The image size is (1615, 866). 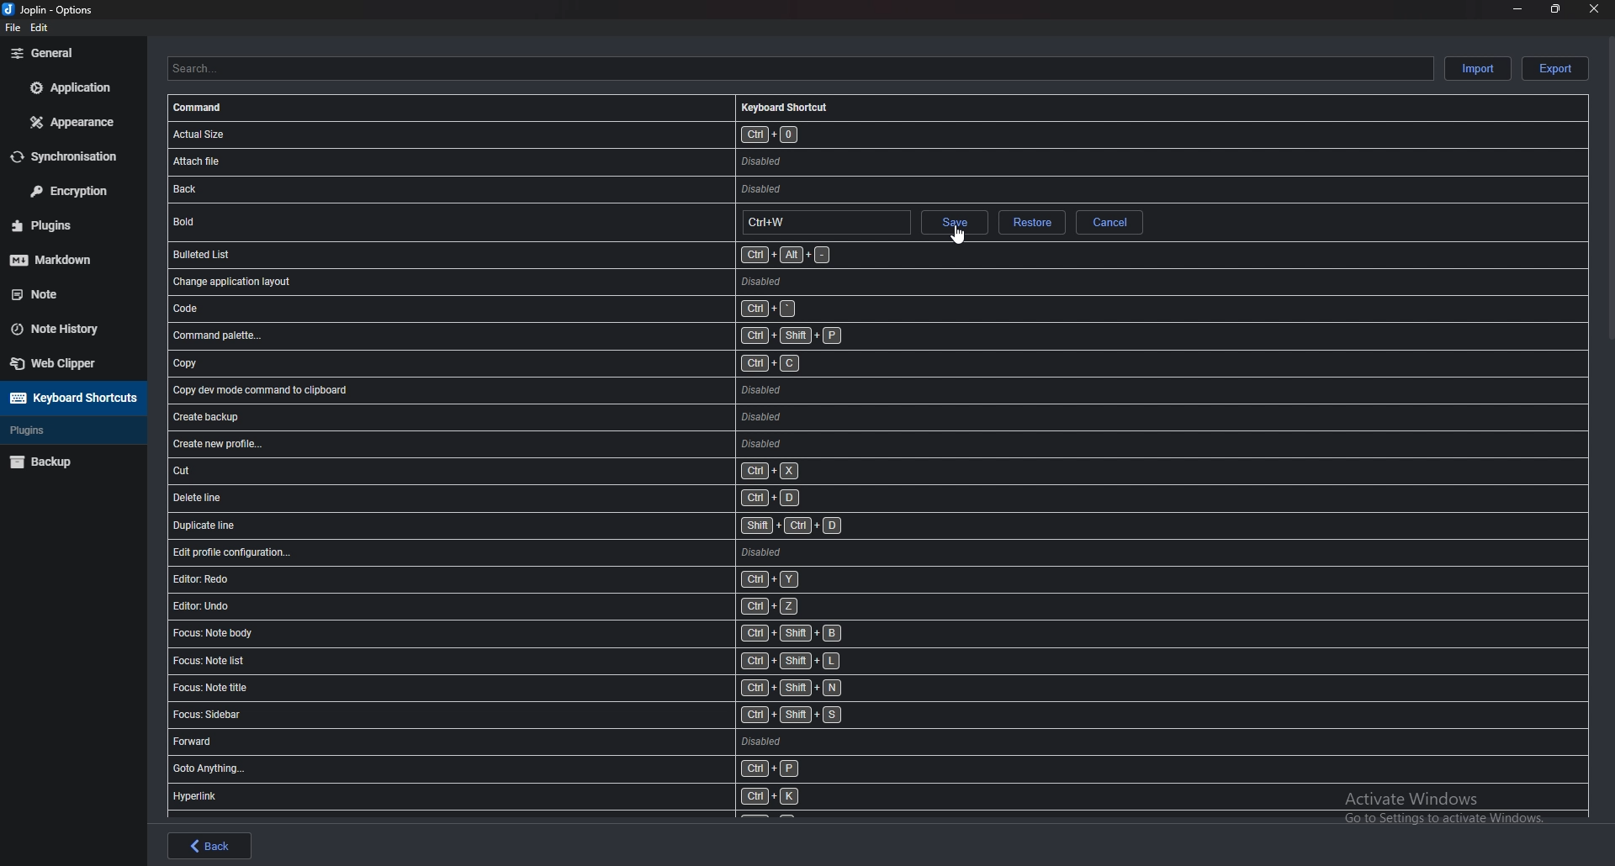 What do you see at coordinates (1517, 9) in the screenshot?
I see `minimize` at bounding box center [1517, 9].